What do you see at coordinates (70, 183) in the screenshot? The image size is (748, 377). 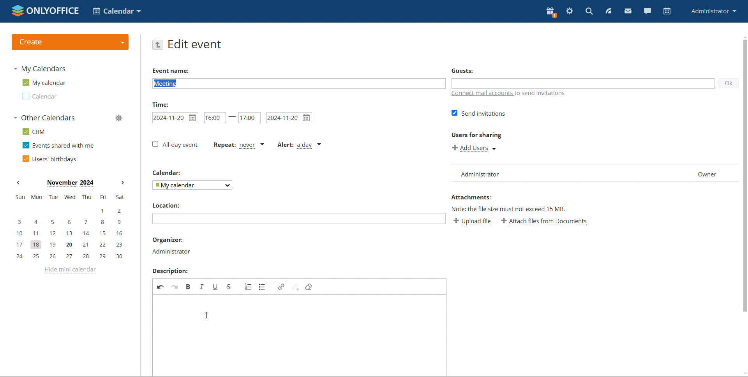 I see `month on display` at bounding box center [70, 183].